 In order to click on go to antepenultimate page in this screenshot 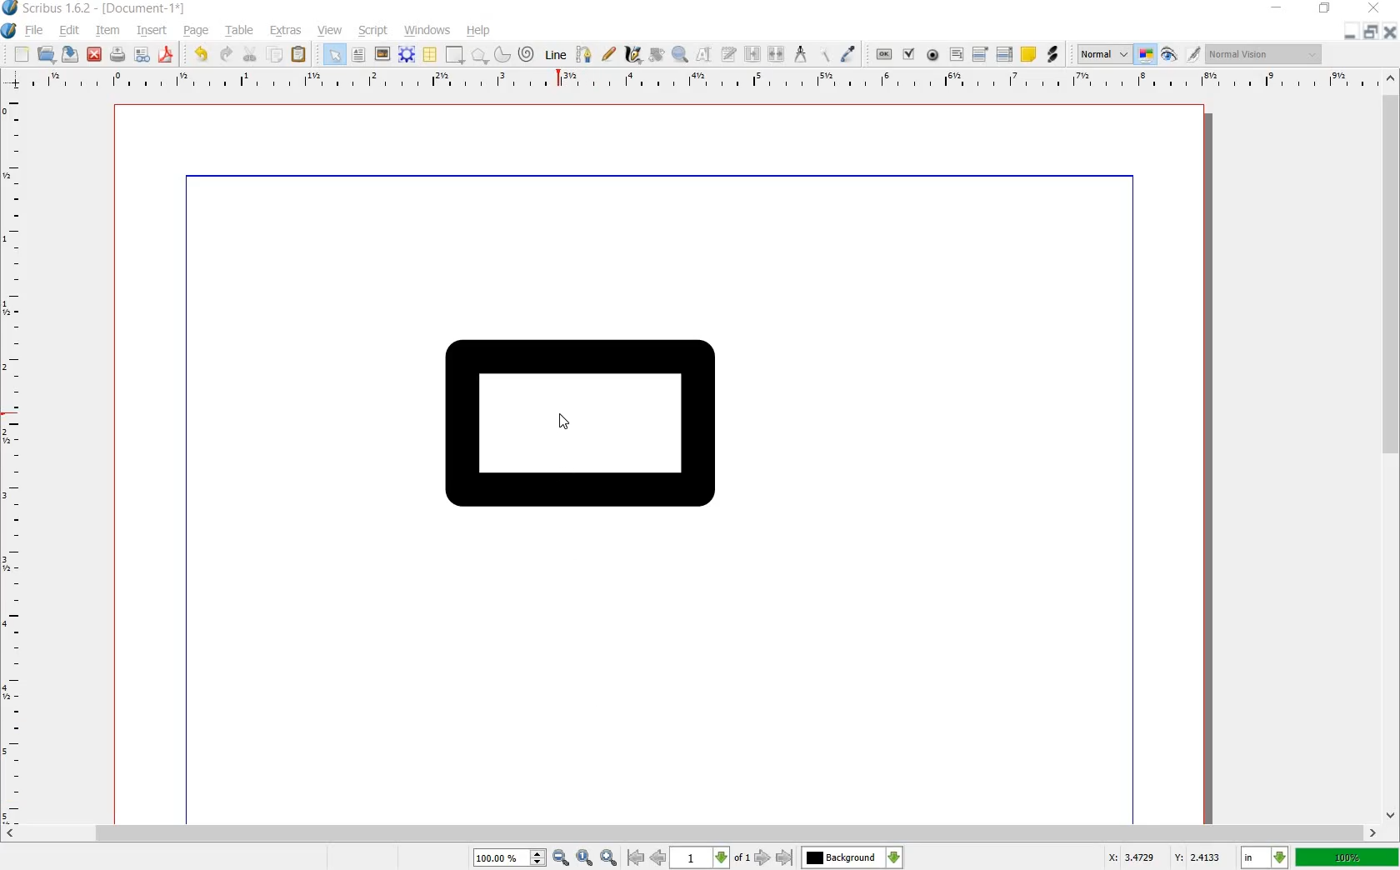, I will do `click(636, 857)`.